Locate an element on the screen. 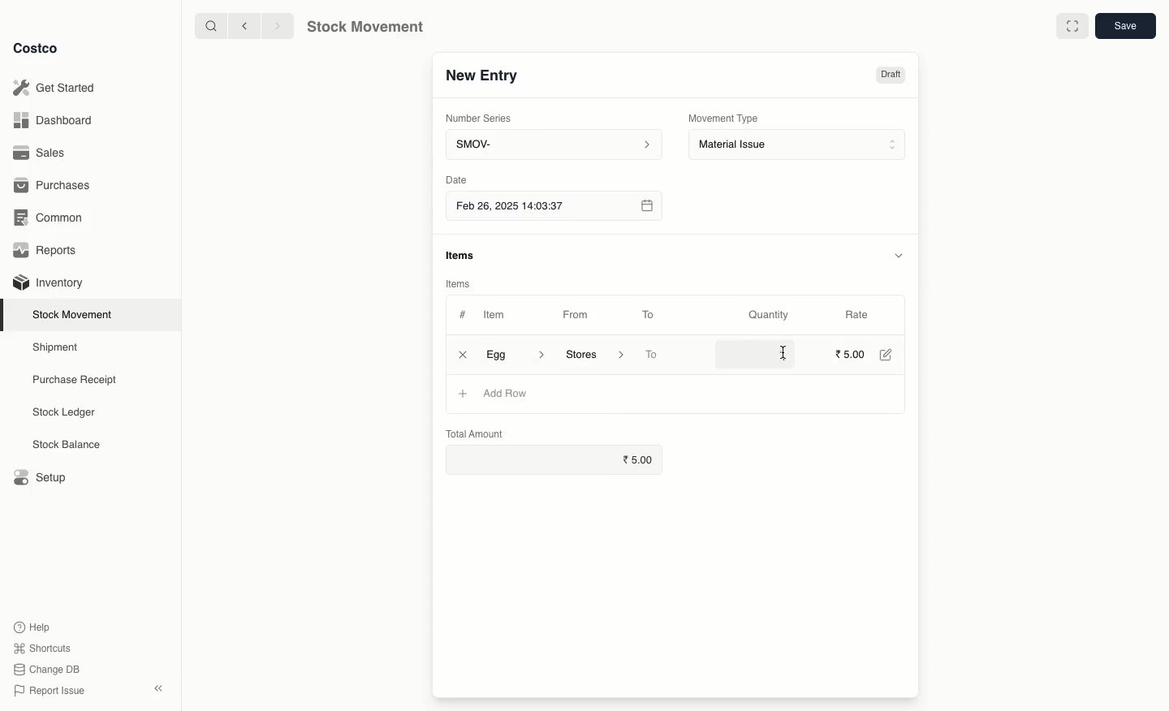 Image resolution: width=1169 pixels, height=711 pixels. save is located at coordinates (1124, 25).